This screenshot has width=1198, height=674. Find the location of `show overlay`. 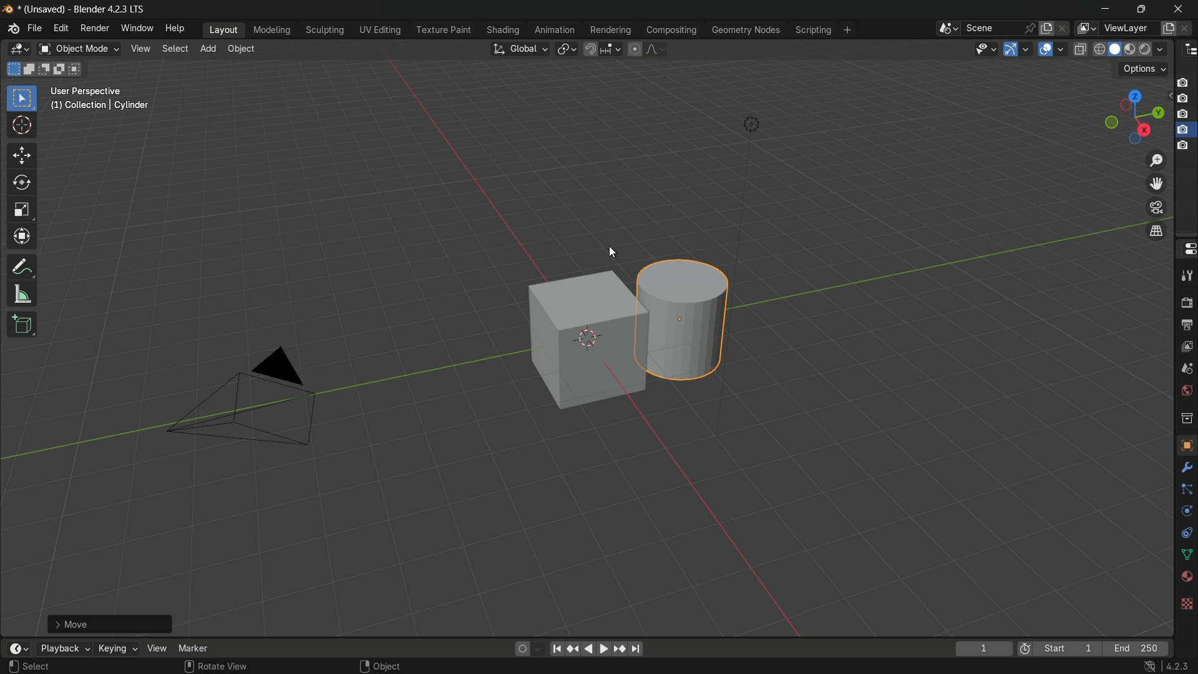

show overlay is located at coordinates (1046, 49).